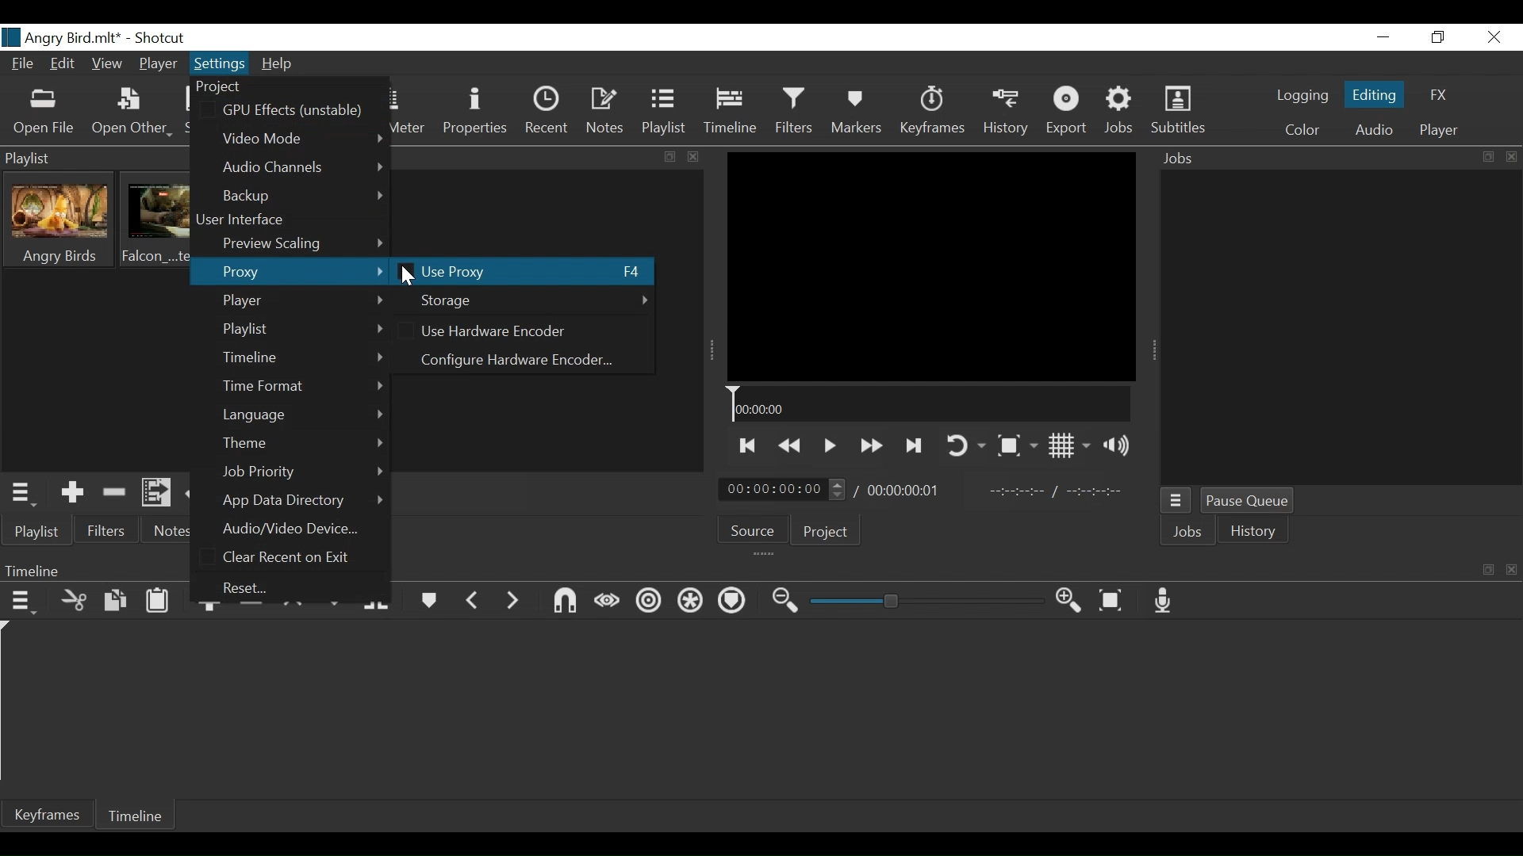 Image resolution: width=1523 pixels, height=856 pixels. What do you see at coordinates (412, 279) in the screenshot?
I see `Cursor` at bounding box center [412, 279].